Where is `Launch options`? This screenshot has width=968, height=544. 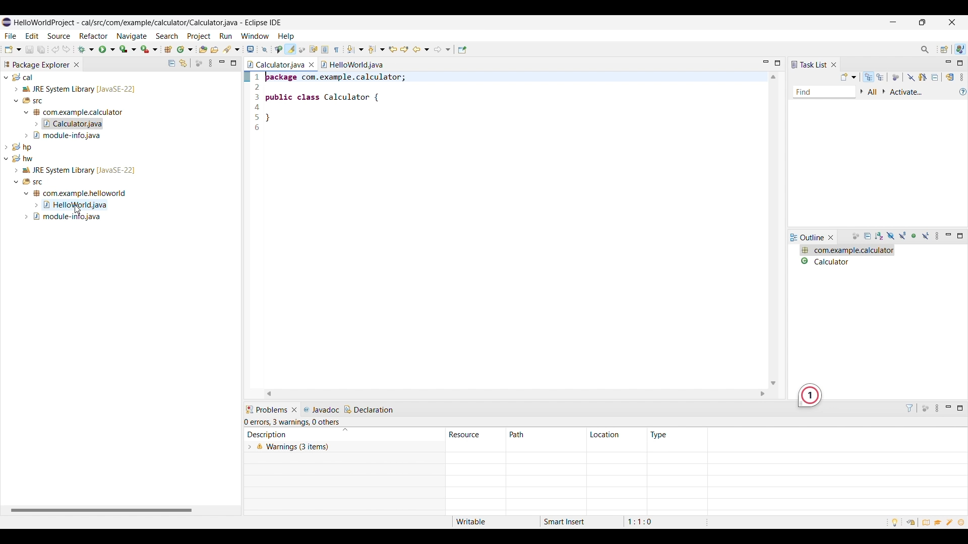
Launch options is located at coordinates (128, 49).